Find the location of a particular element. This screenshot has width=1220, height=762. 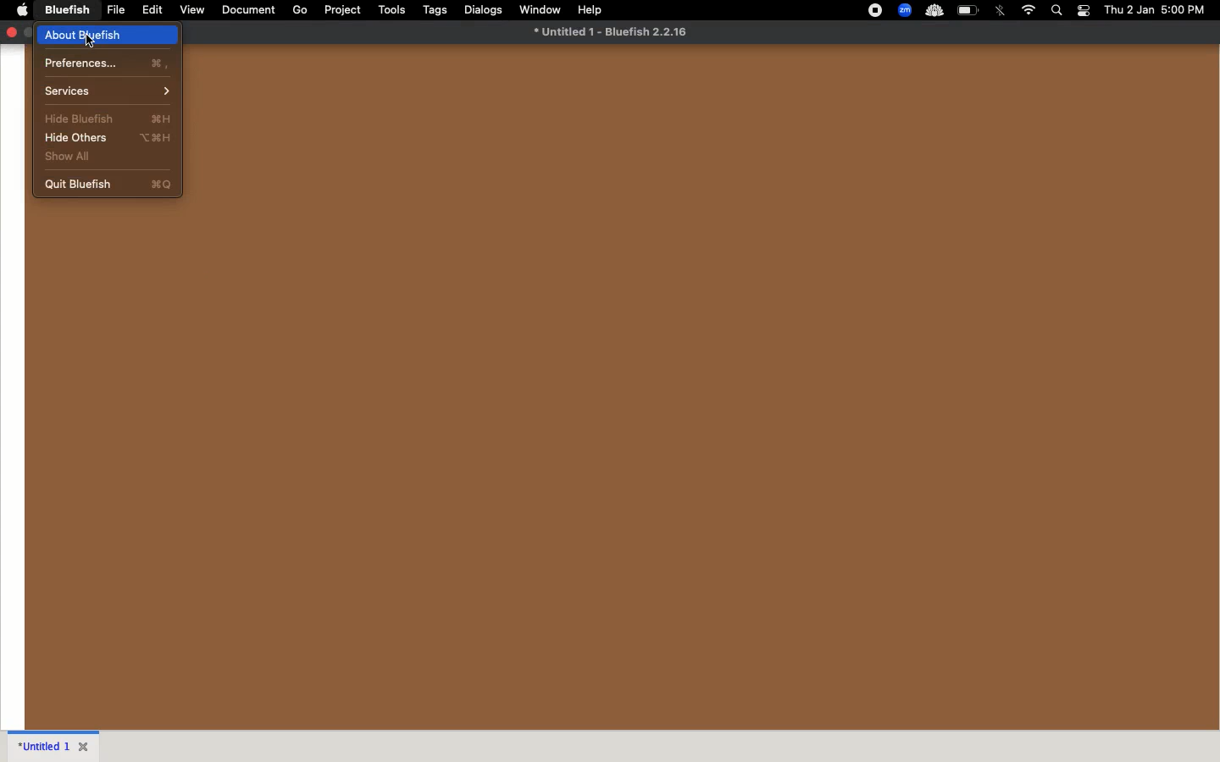

document is located at coordinates (251, 11).